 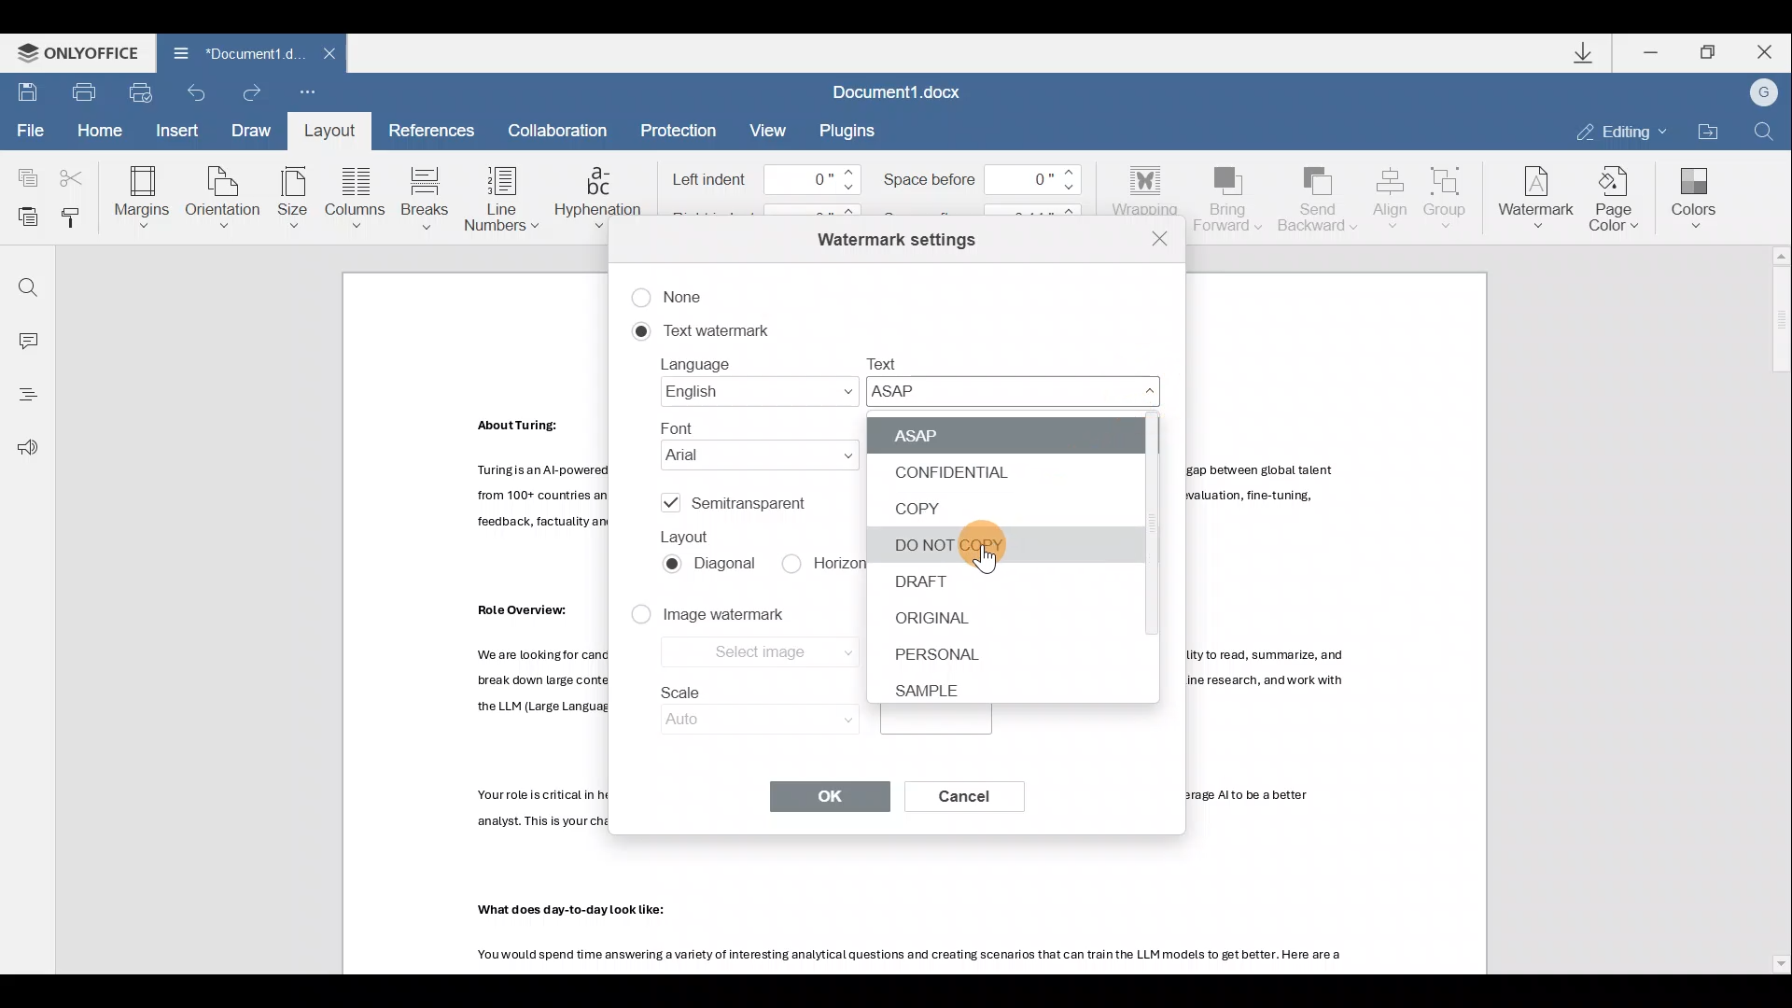 I want to click on COPY, so click(x=987, y=507).